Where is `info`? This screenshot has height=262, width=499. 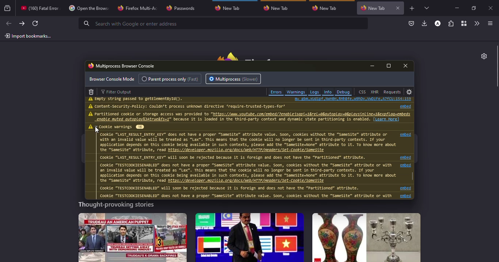
info is located at coordinates (140, 99).